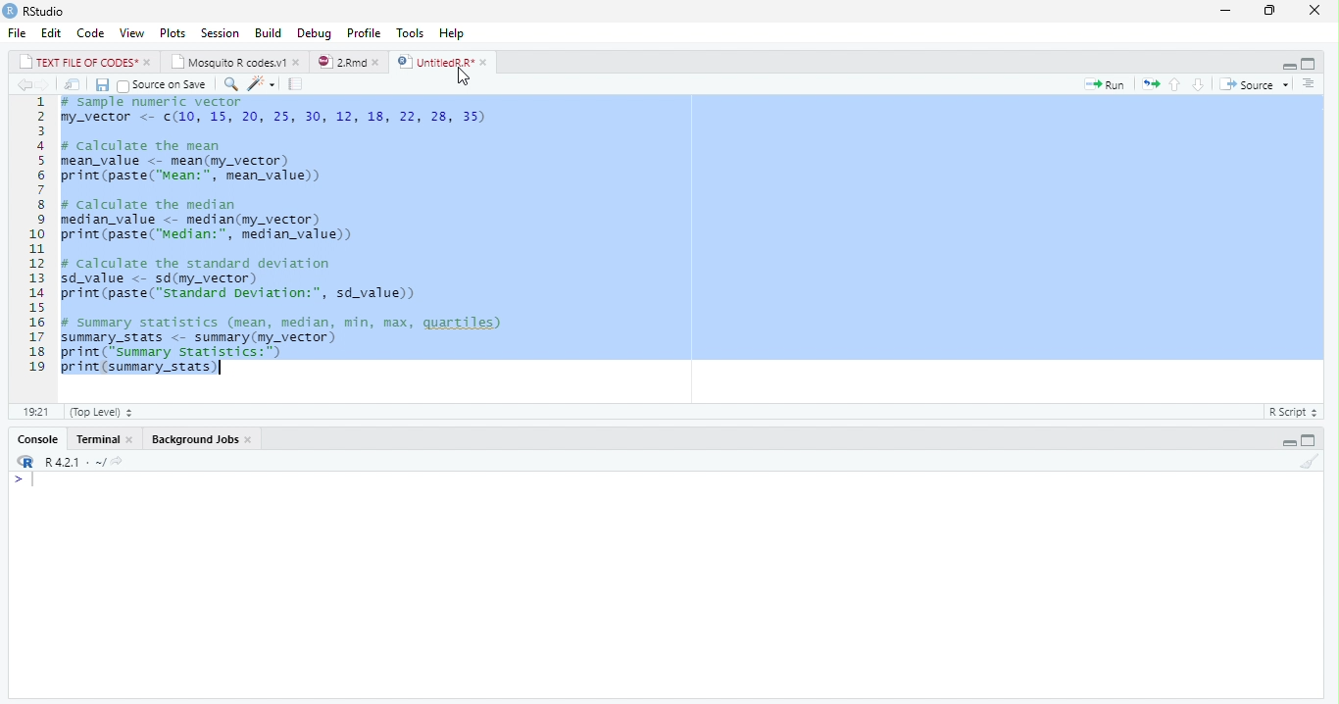 The width and height of the screenshot is (1339, 704). What do you see at coordinates (1310, 84) in the screenshot?
I see `show document outline` at bounding box center [1310, 84].